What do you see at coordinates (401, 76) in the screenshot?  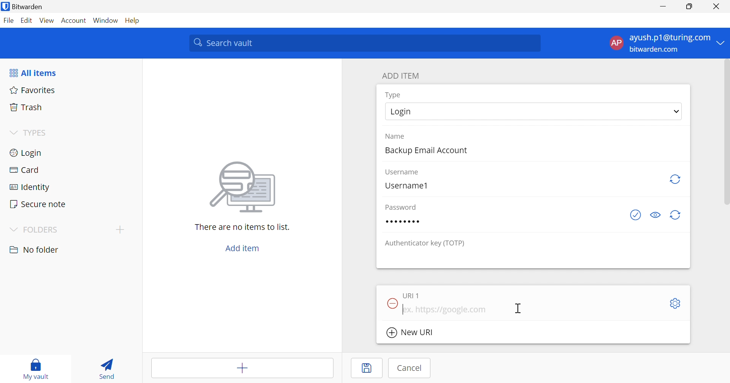 I see `ADD ITEM` at bounding box center [401, 76].